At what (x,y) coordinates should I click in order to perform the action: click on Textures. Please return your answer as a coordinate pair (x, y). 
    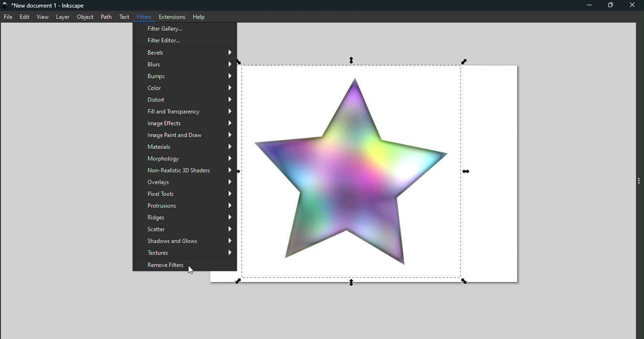
    Looking at the image, I should click on (186, 253).